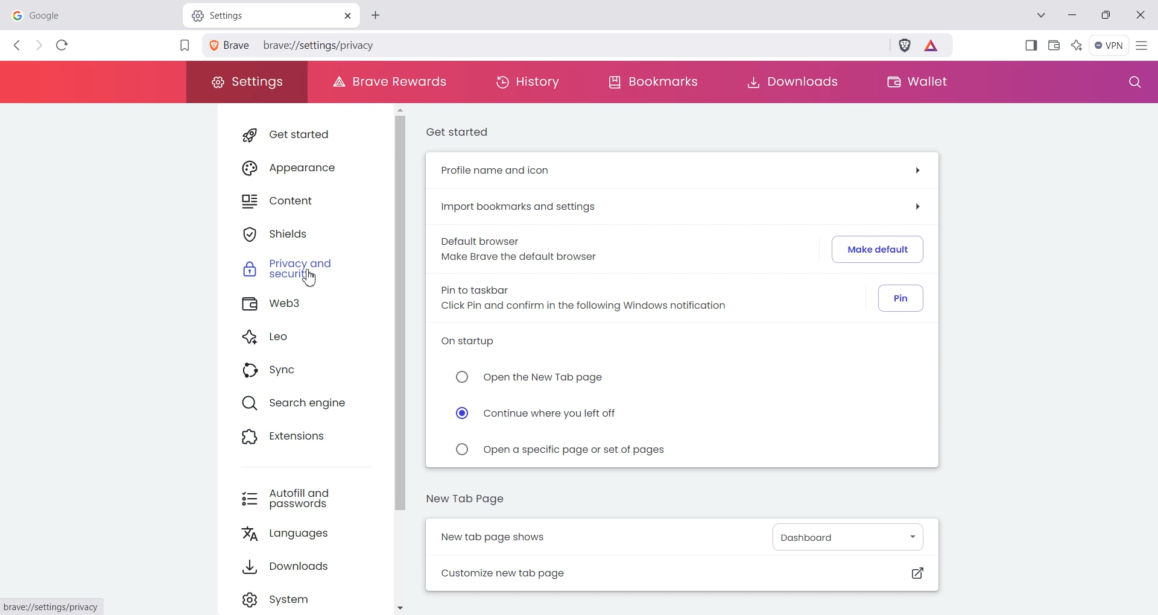 The image size is (1158, 615). Describe the element at coordinates (1054, 44) in the screenshot. I see `Wallet` at that location.